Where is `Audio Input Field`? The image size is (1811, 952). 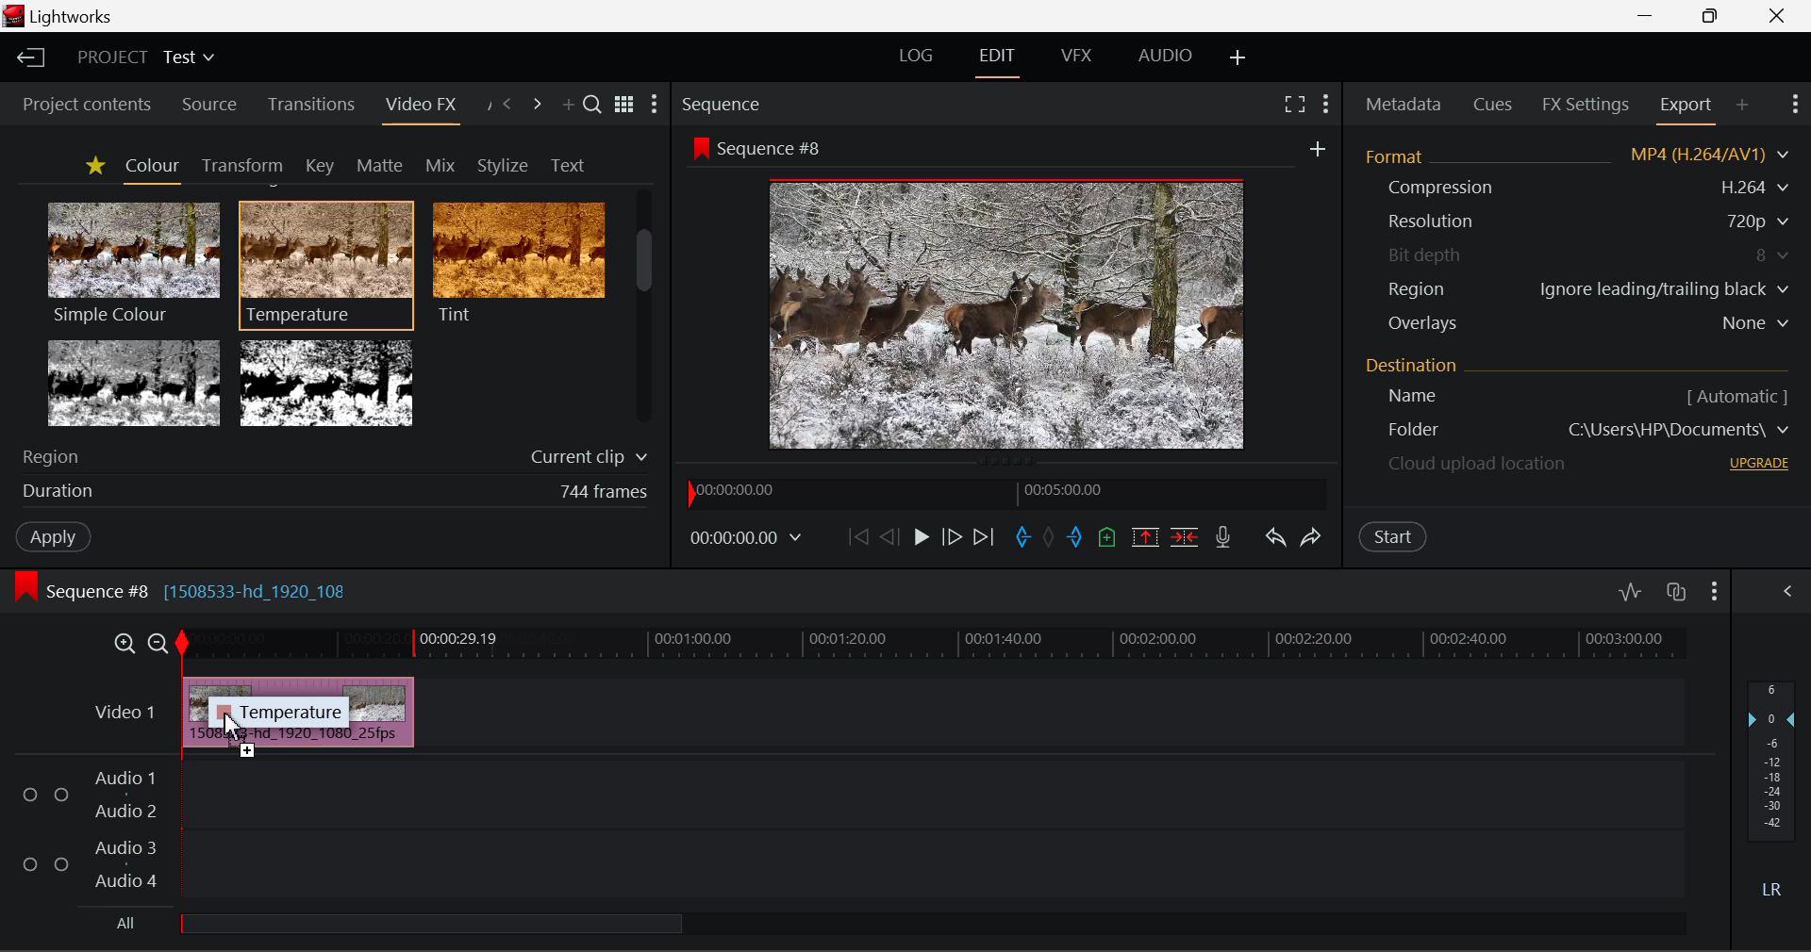
Audio Input Field is located at coordinates (929, 828).